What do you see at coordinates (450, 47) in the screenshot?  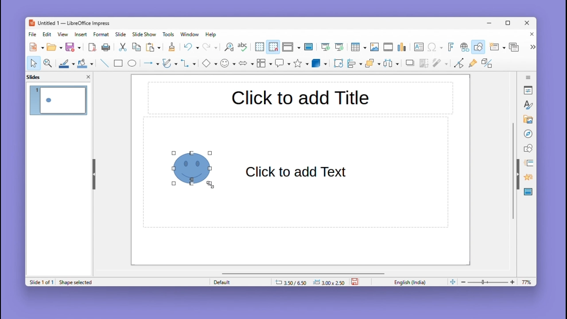 I see `Font work` at bounding box center [450, 47].